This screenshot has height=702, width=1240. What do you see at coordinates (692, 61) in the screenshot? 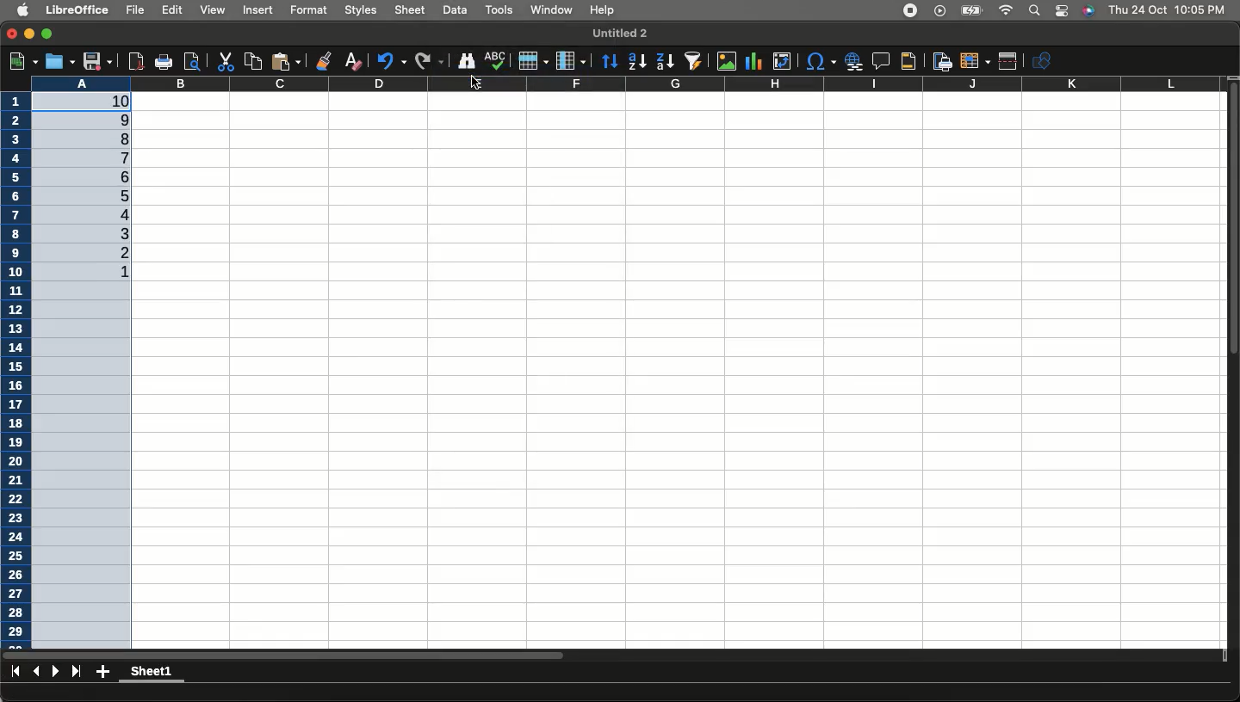
I see `Autofilter` at bounding box center [692, 61].